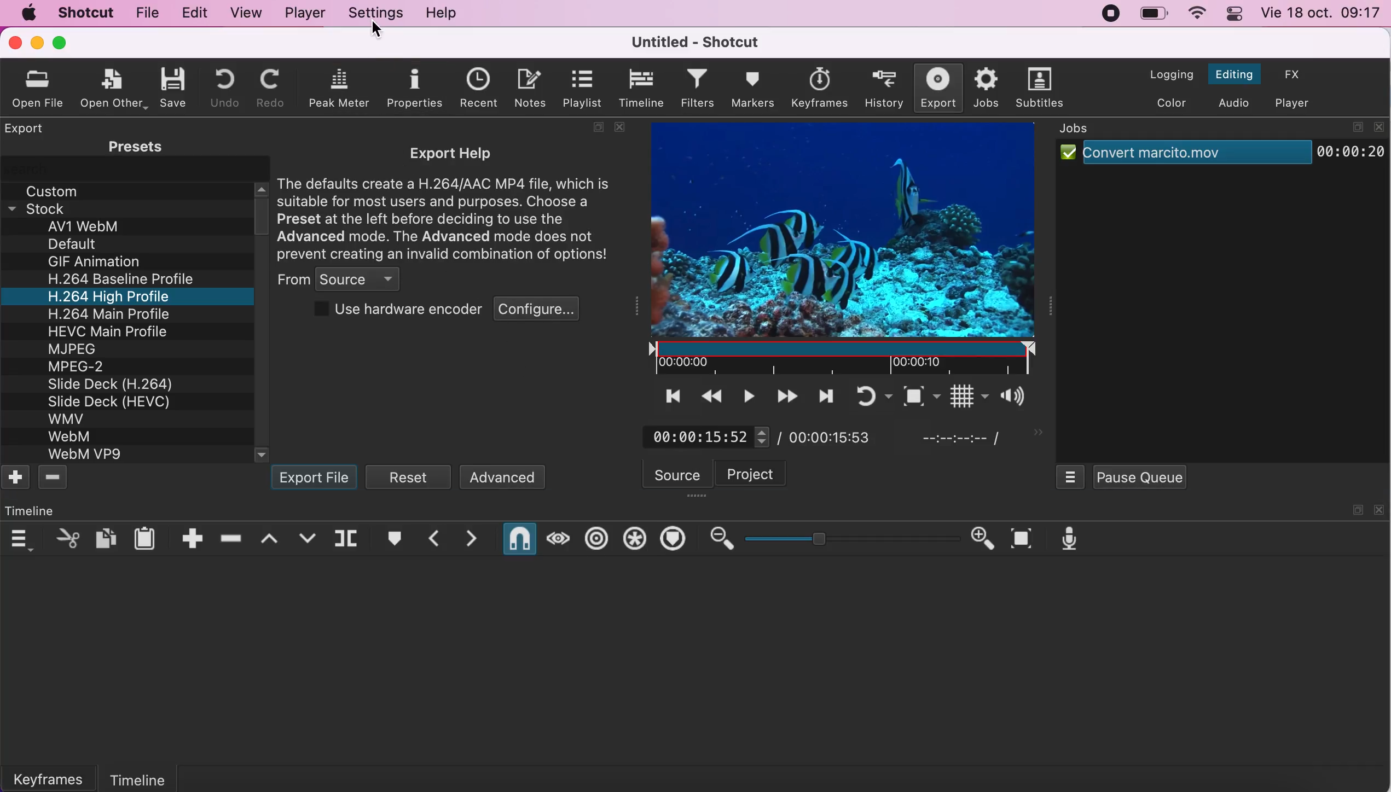 This screenshot has height=792, width=1391. Describe the element at coordinates (25, 128) in the screenshot. I see `export panel` at that location.